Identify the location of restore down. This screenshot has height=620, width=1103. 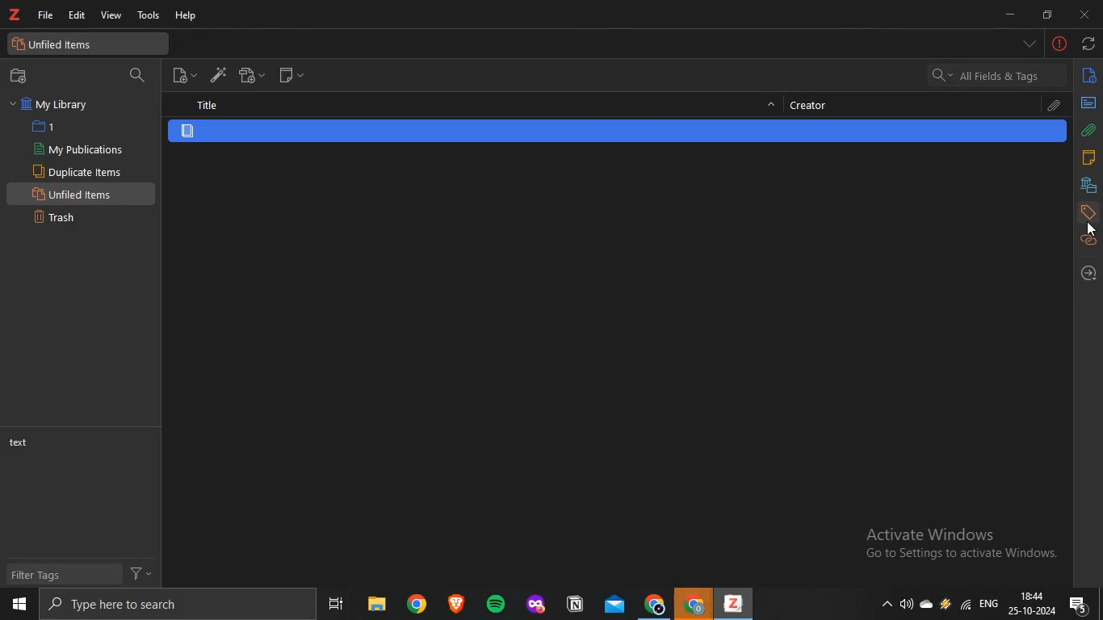
(1050, 15).